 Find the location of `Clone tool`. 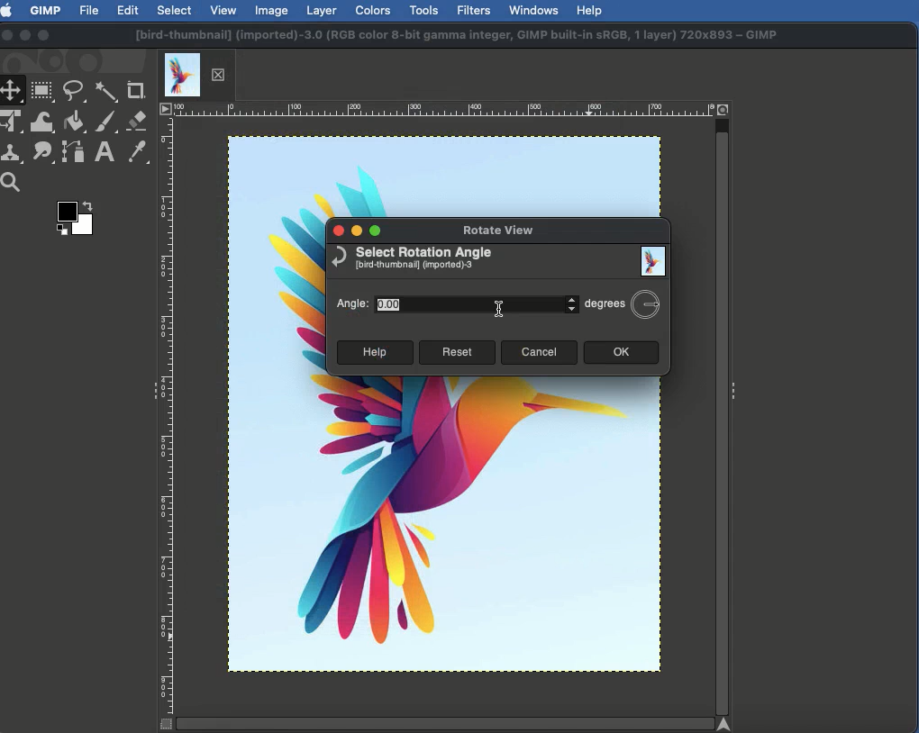

Clone tool is located at coordinates (14, 154).